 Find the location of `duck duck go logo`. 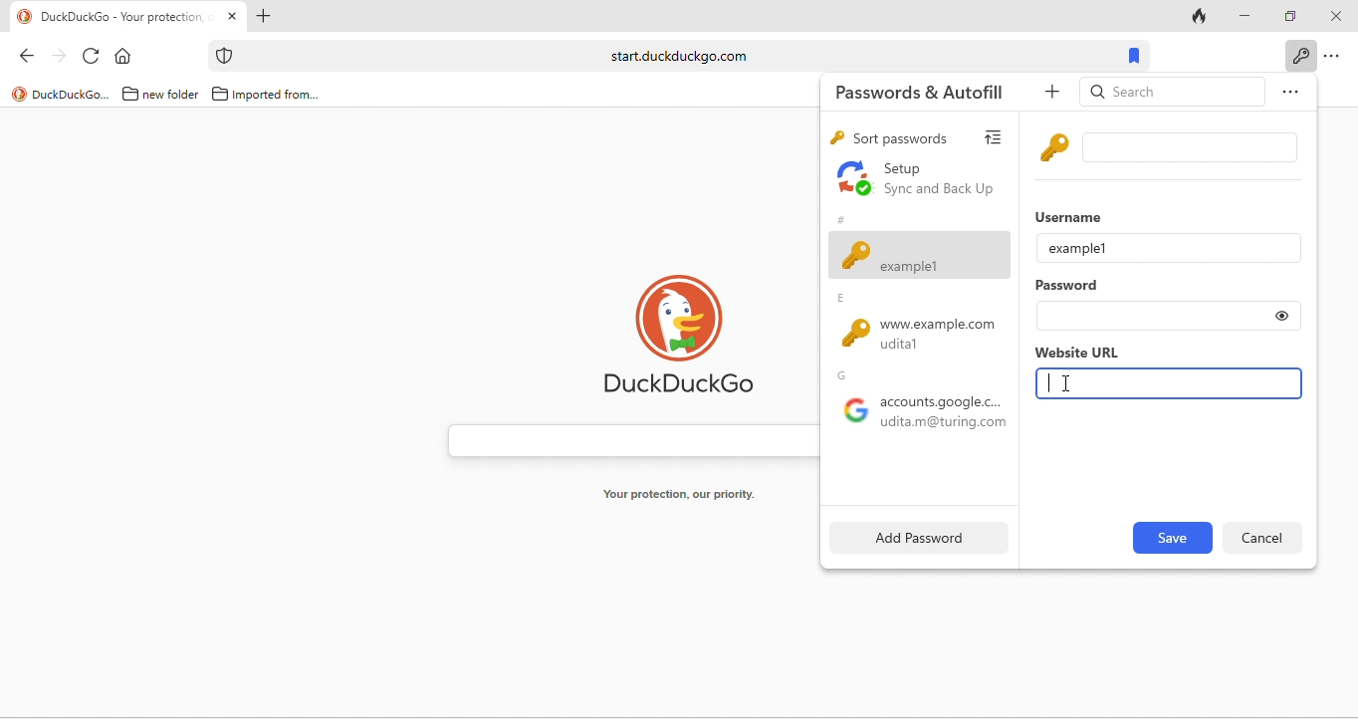

duck duck go logo is located at coordinates (680, 332).